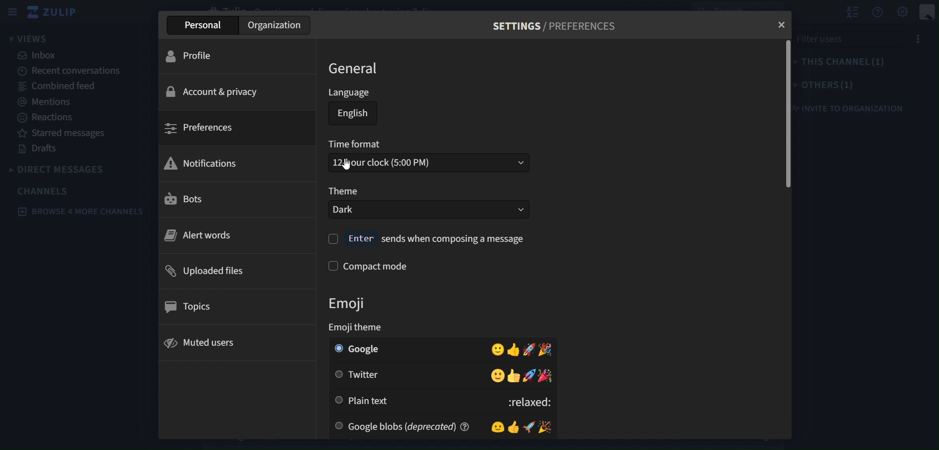  Describe the element at coordinates (55, 86) in the screenshot. I see `combined feed` at that location.